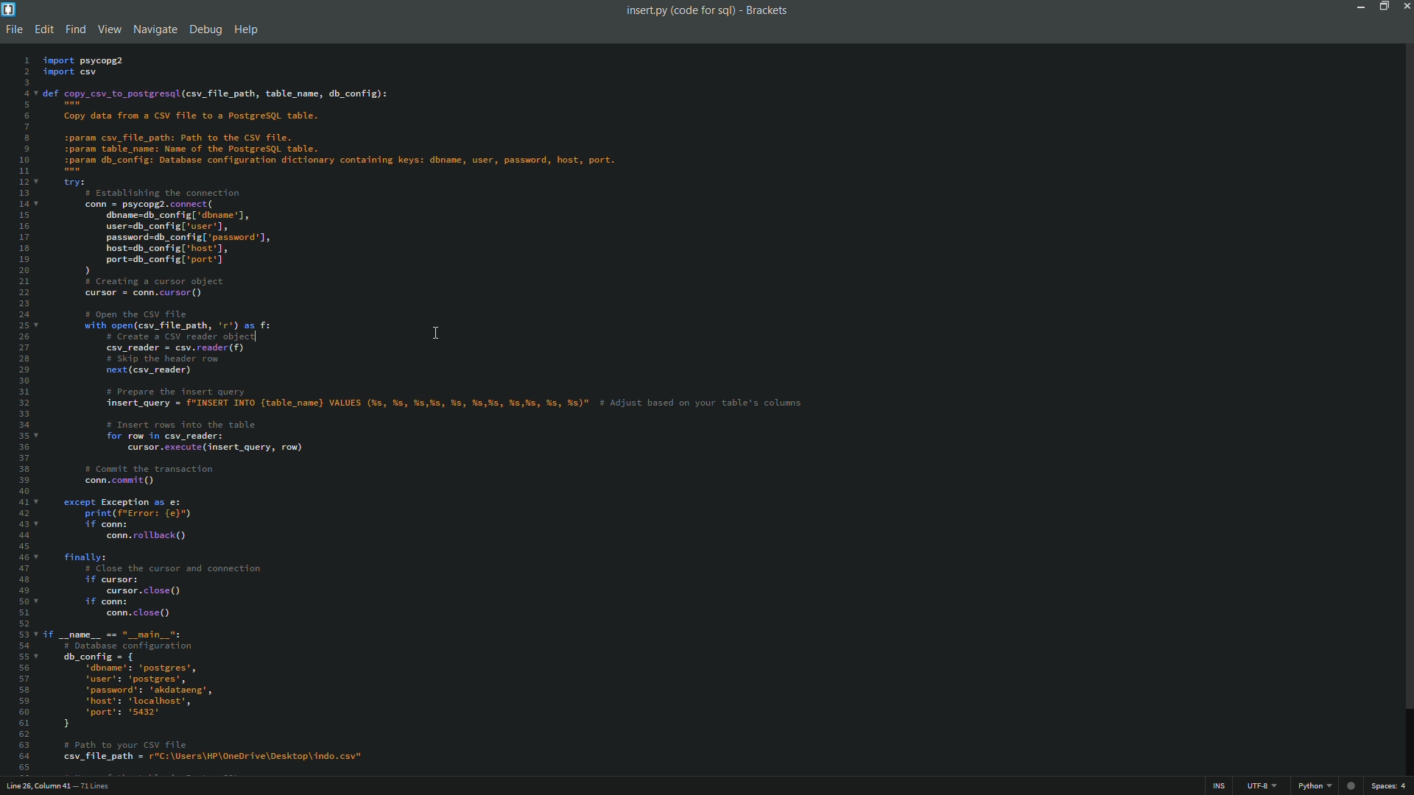  I want to click on file menu, so click(13, 29).